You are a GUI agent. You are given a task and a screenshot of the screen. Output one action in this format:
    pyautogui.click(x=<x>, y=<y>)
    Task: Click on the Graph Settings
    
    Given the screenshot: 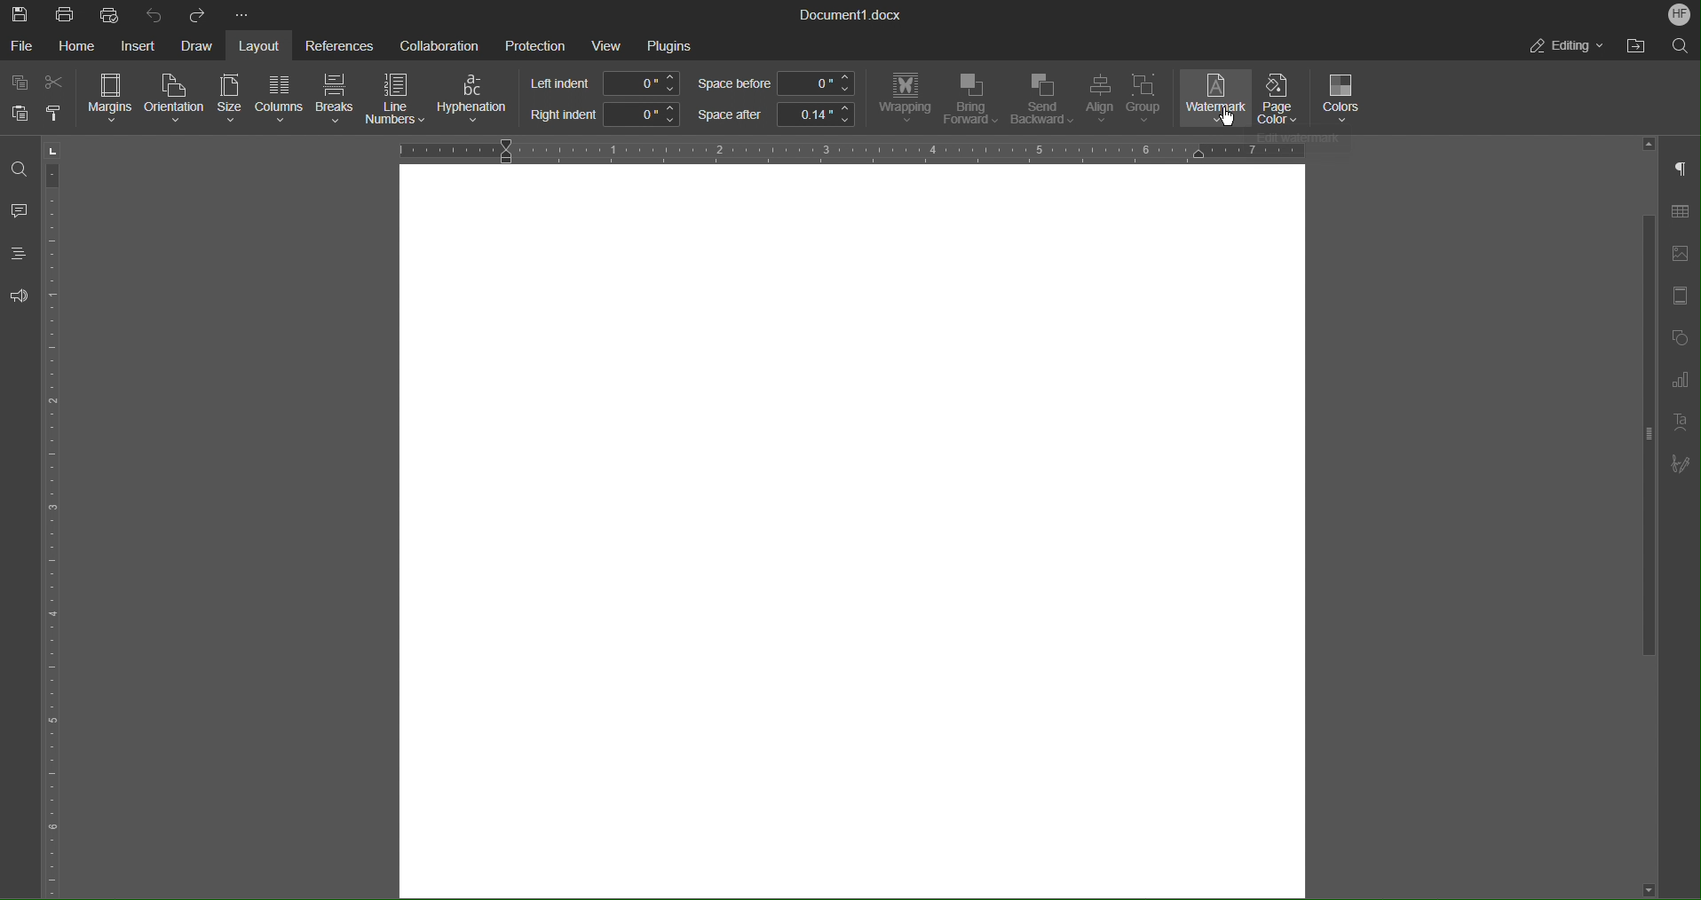 What is the action you would take?
    pyautogui.click(x=1680, y=383)
    